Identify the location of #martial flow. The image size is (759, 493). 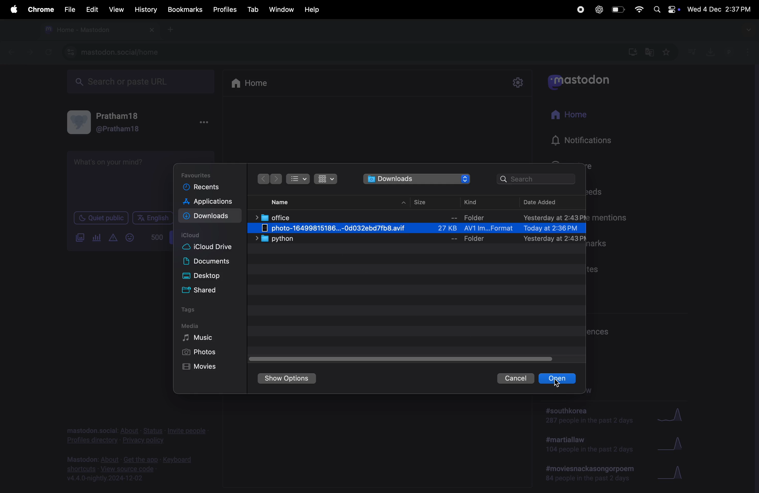
(590, 445).